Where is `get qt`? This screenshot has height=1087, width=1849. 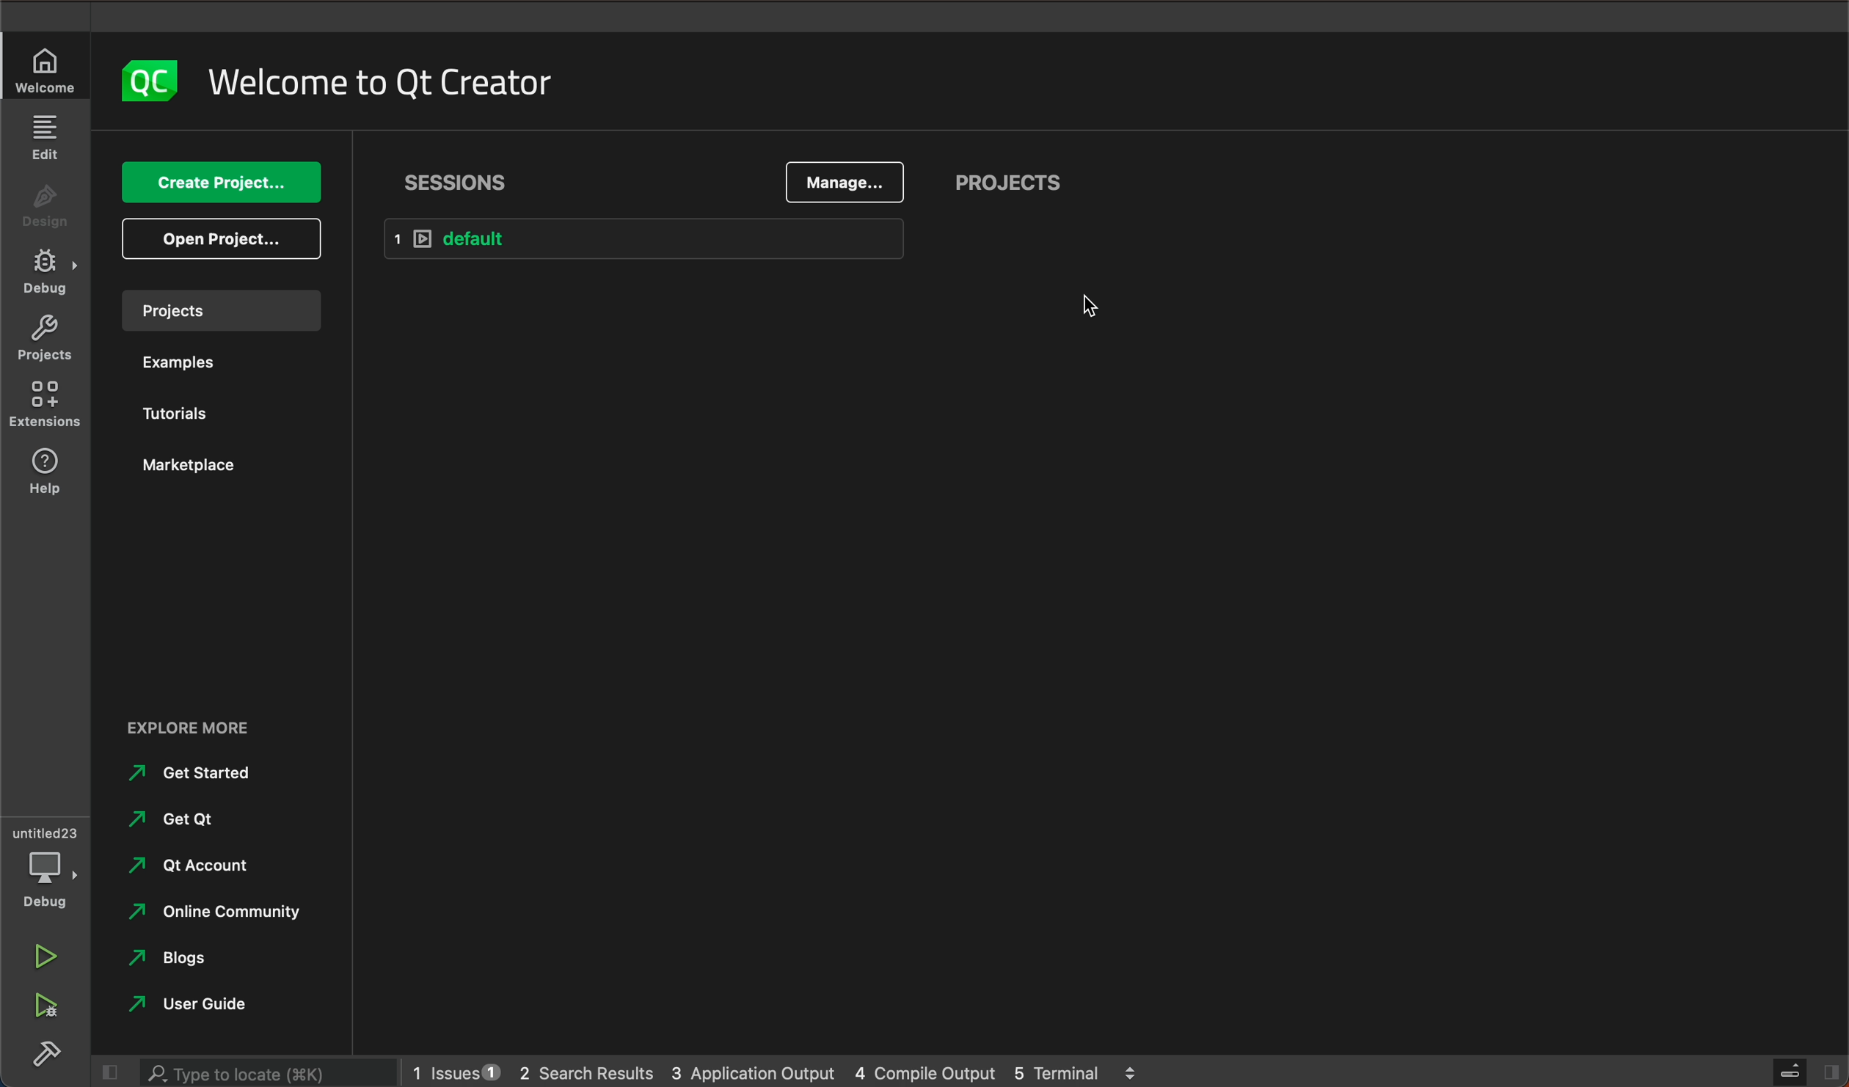
get qt is located at coordinates (178, 820).